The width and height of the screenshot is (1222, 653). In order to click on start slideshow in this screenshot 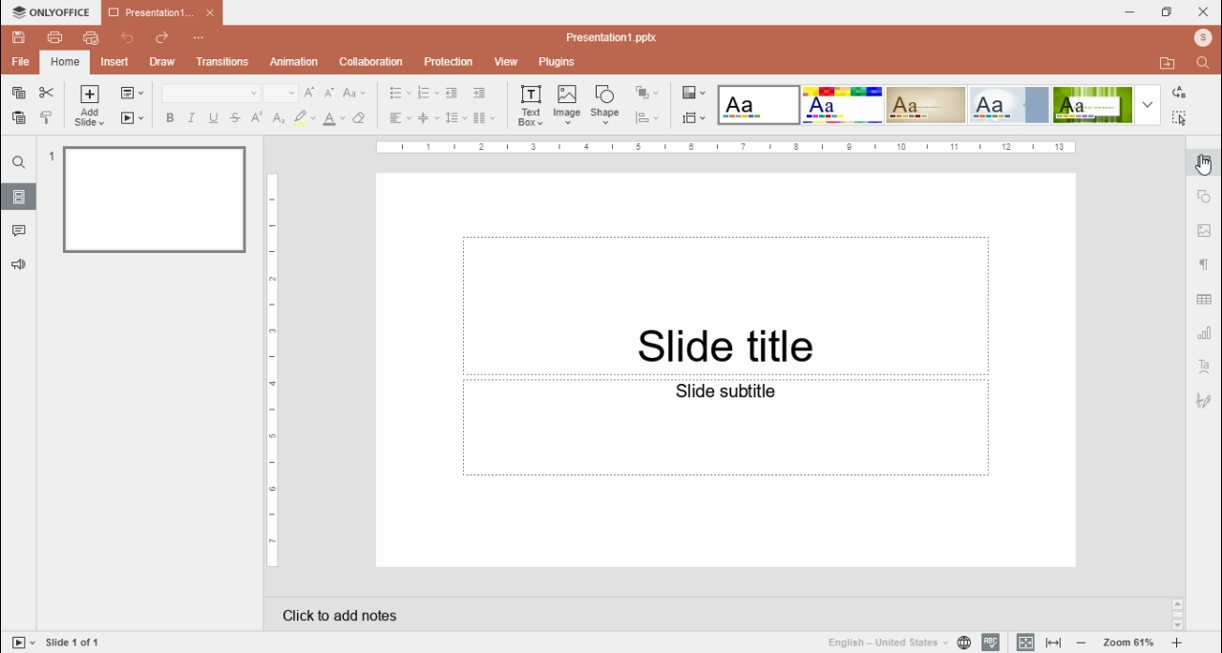, I will do `click(23, 642)`.